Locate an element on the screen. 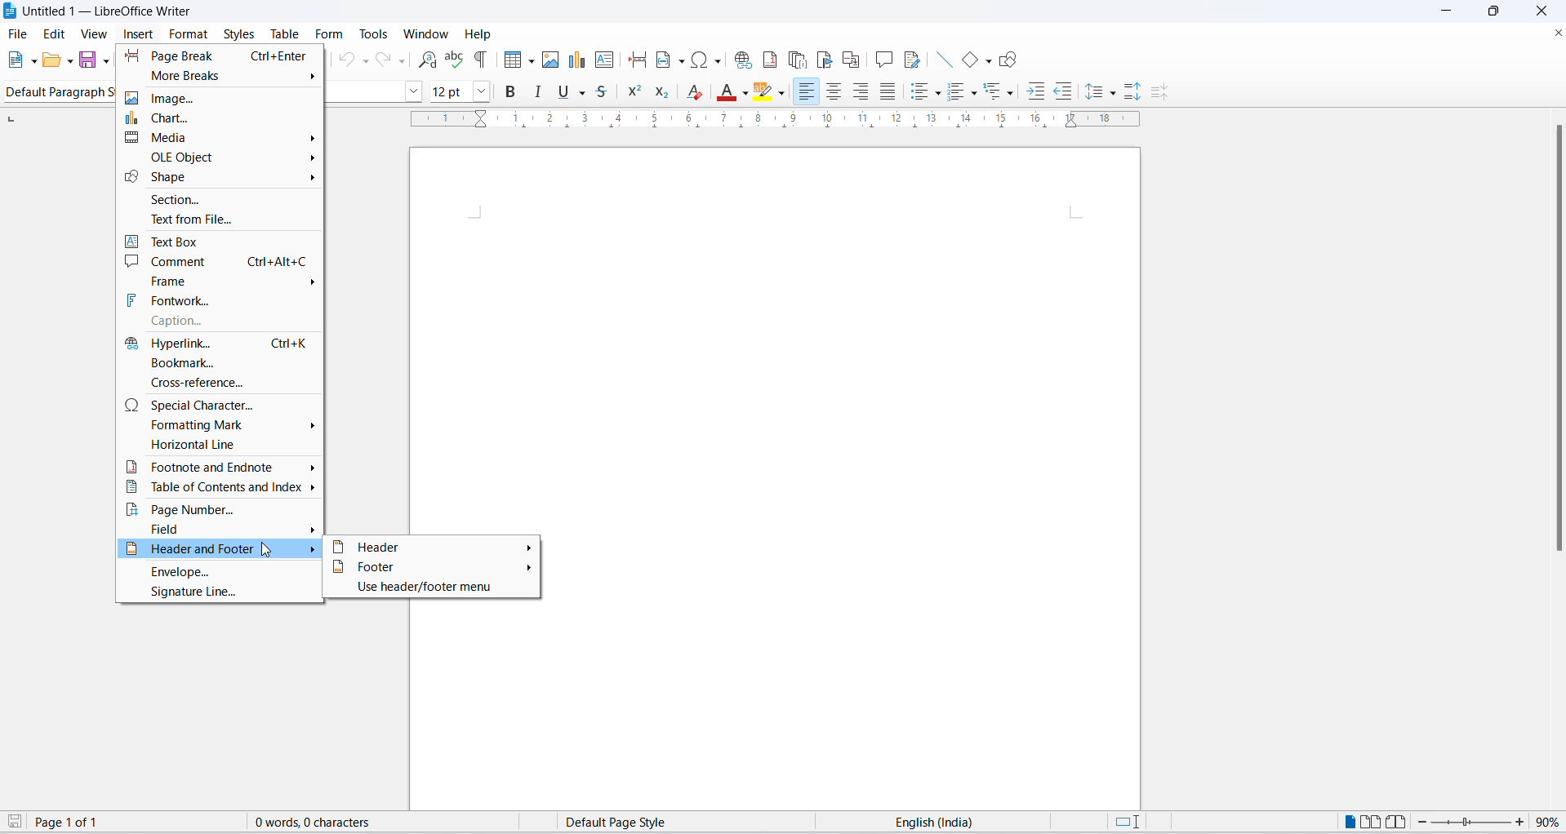  chart is located at coordinates (223, 118).